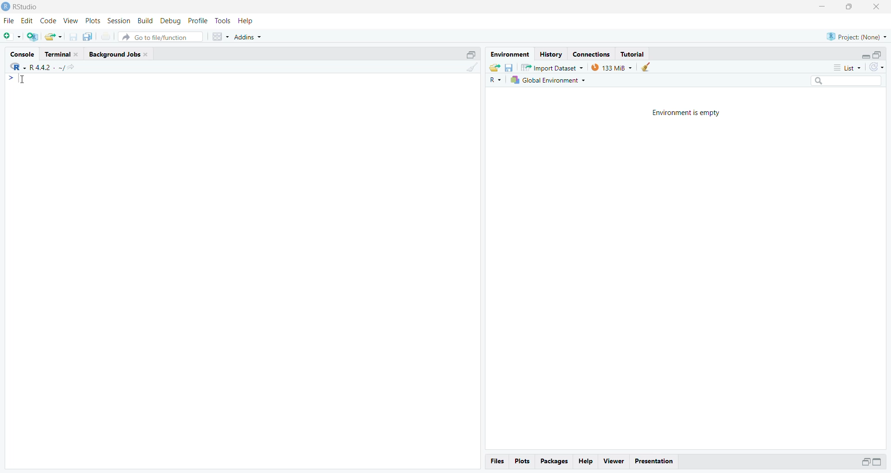  What do you see at coordinates (470, 55) in the screenshot?
I see `Maximize` at bounding box center [470, 55].